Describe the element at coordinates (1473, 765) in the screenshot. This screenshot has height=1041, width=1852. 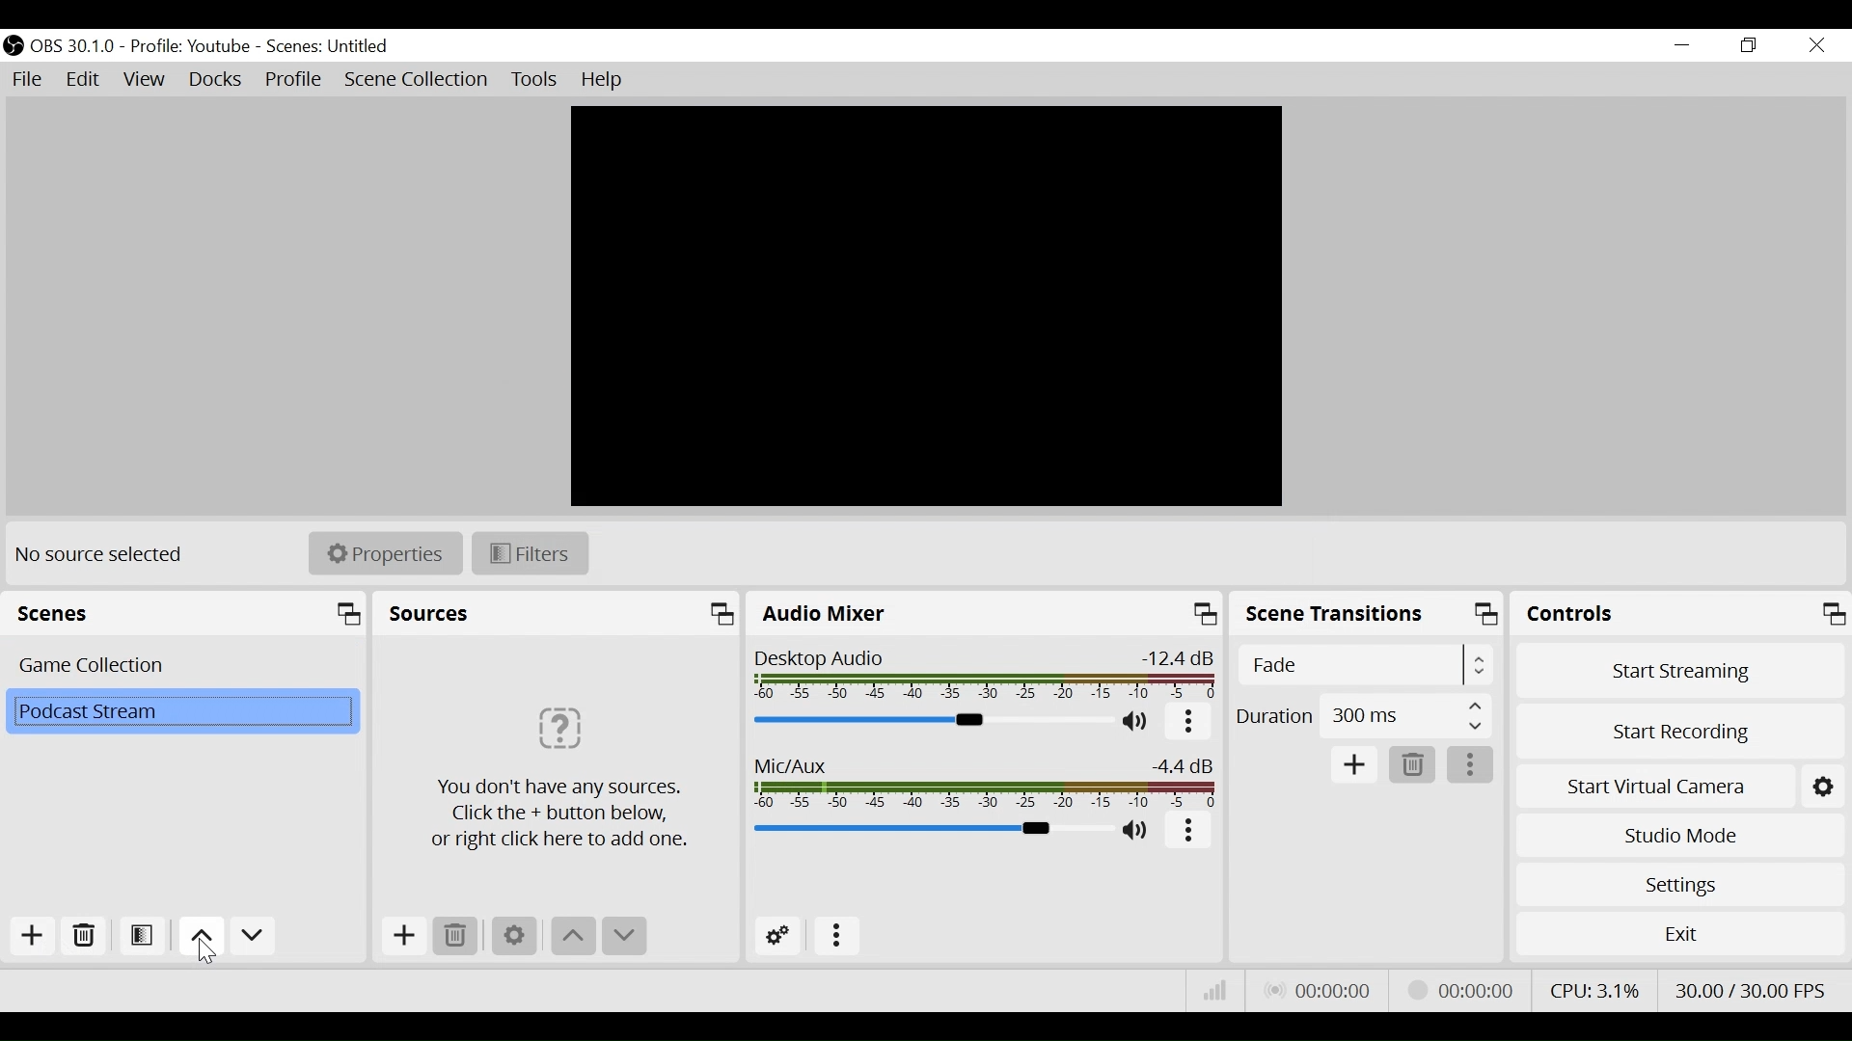
I see `more options` at that location.